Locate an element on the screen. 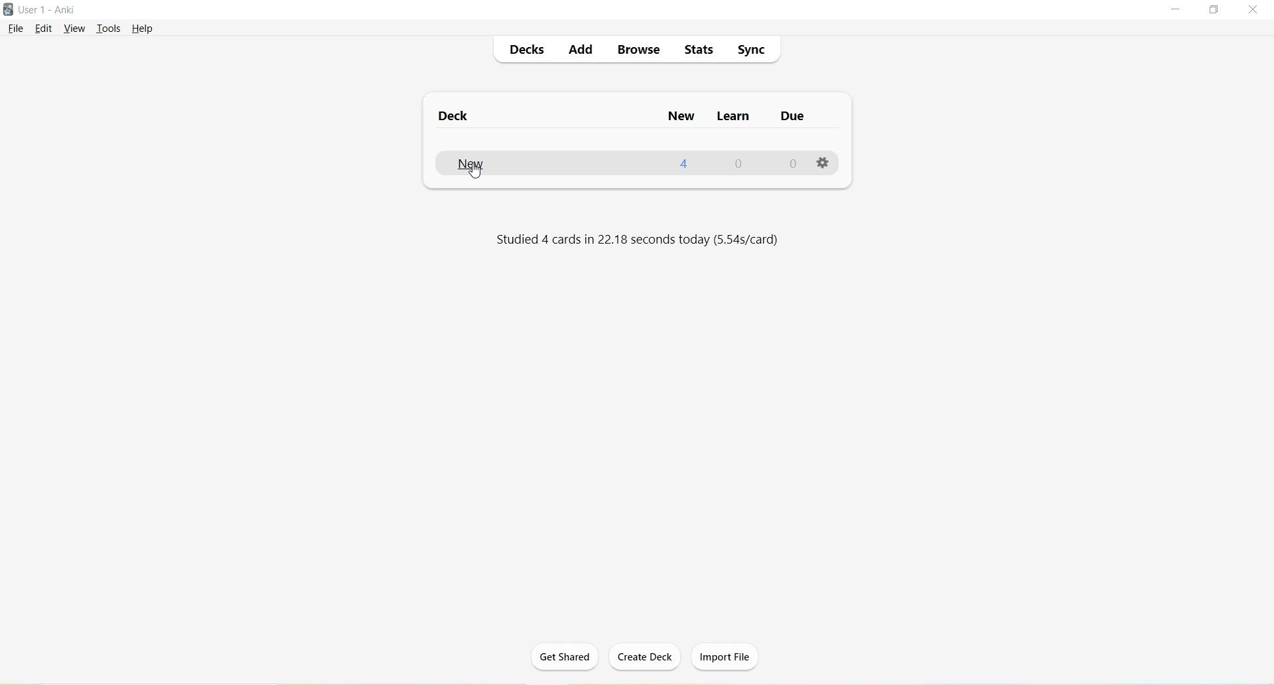 This screenshot has width=1274, height=685. Logo is located at coordinates (8, 10).